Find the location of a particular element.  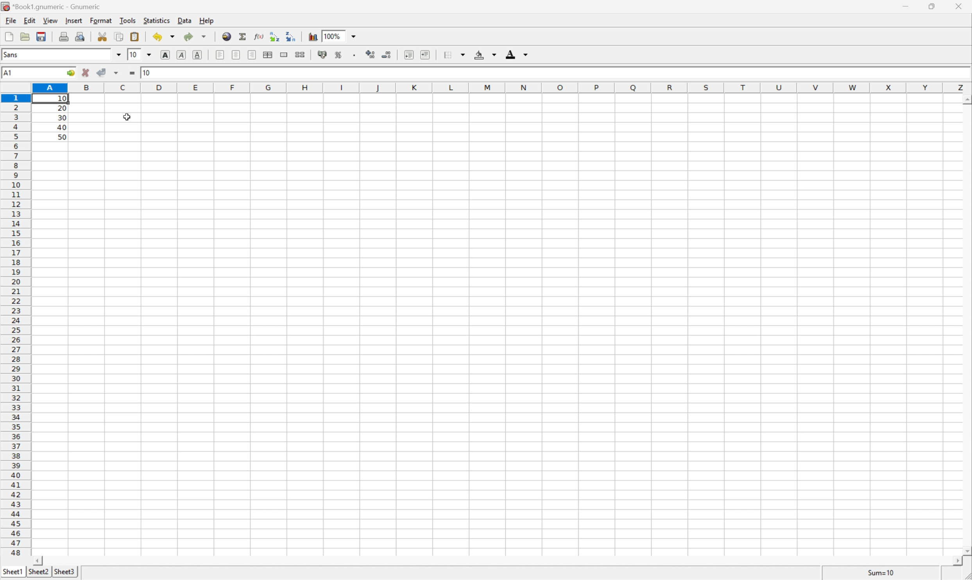

Enter formula is located at coordinates (132, 73).